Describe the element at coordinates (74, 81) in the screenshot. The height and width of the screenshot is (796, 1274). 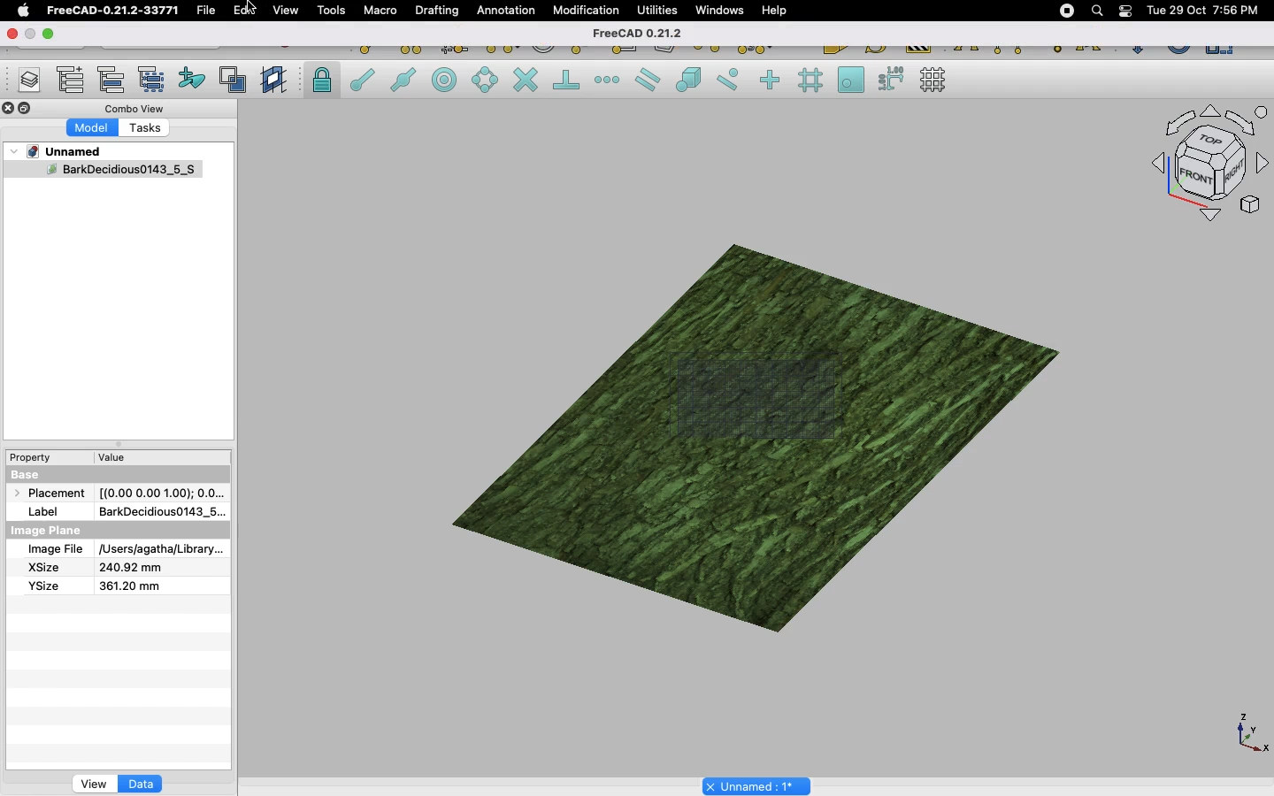
I see `Add new named group` at that location.